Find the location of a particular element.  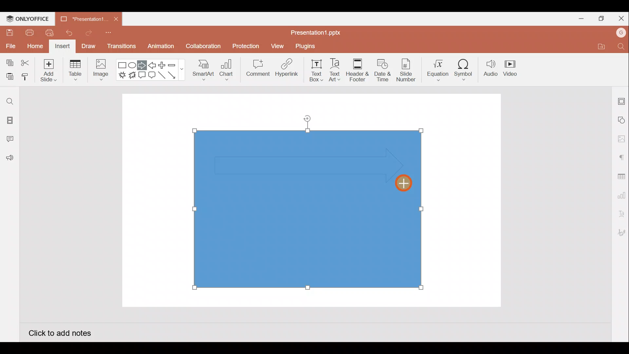

Collaboration is located at coordinates (202, 49).